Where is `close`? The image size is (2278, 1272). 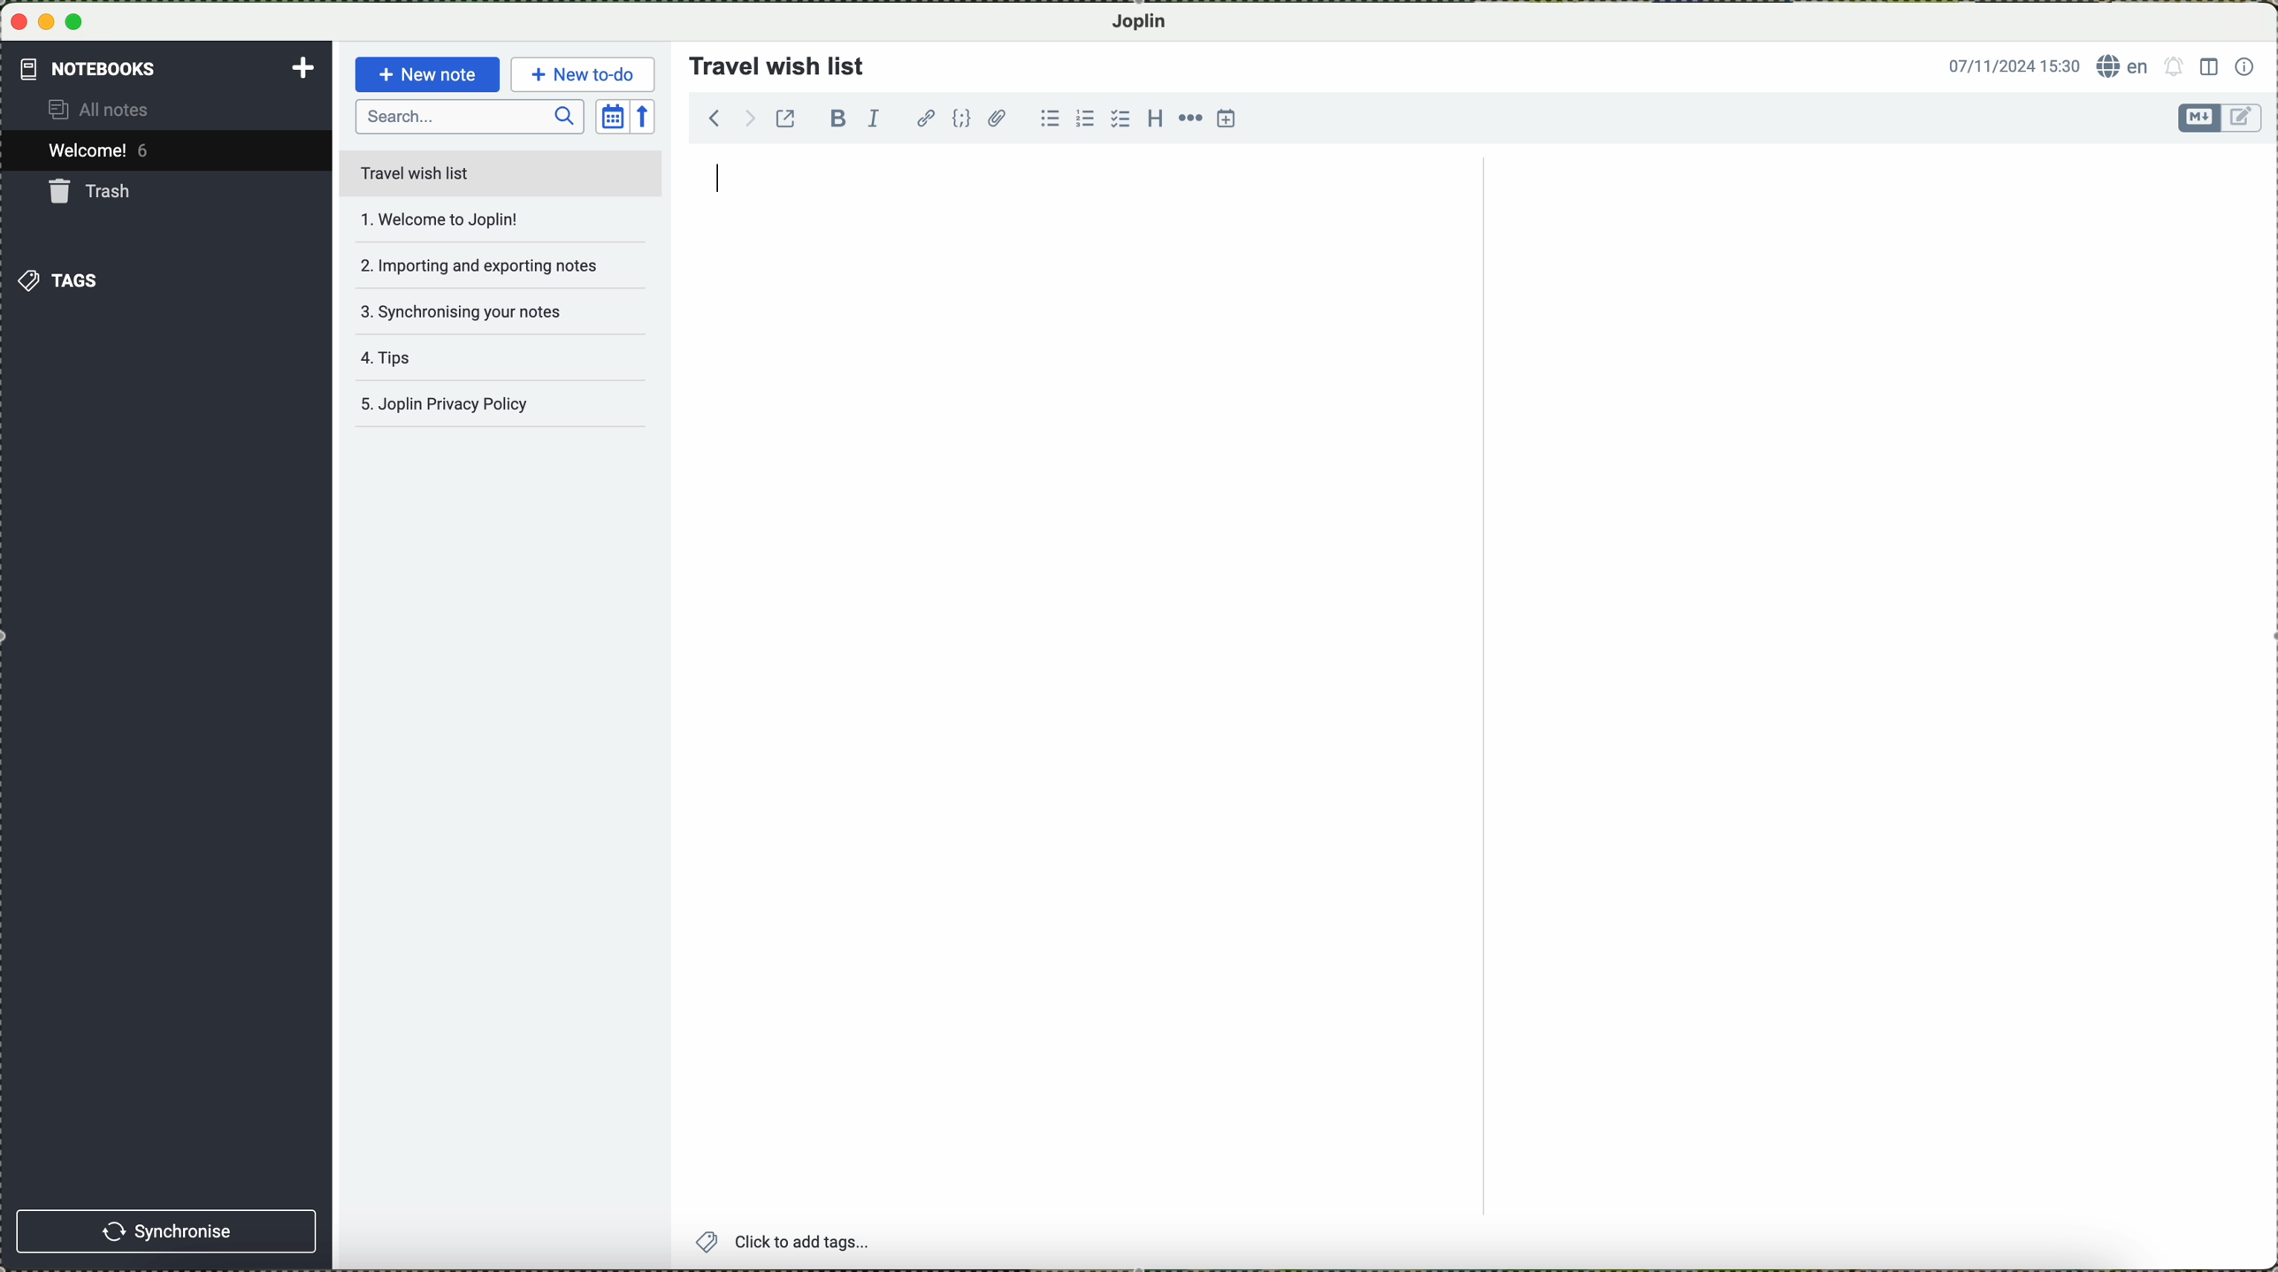
close is located at coordinates (18, 23).